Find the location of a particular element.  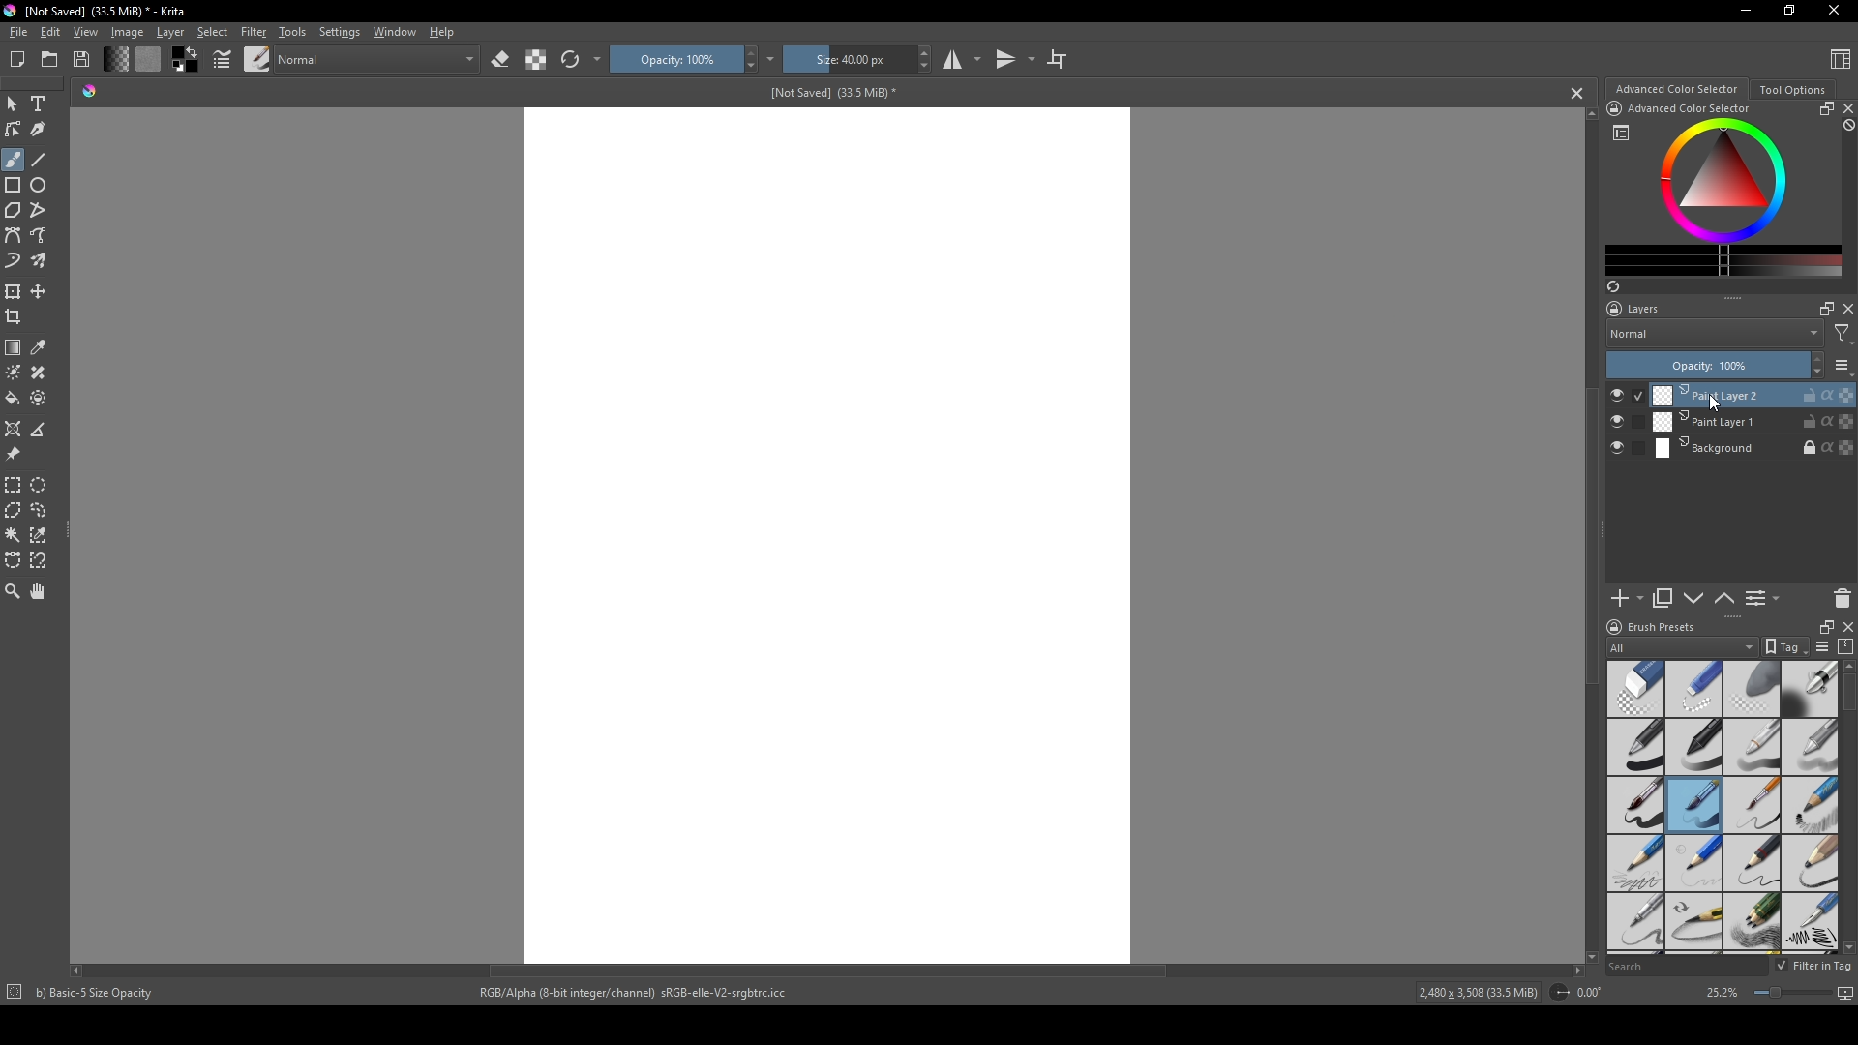

25.2% is located at coordinates (1721, 994).